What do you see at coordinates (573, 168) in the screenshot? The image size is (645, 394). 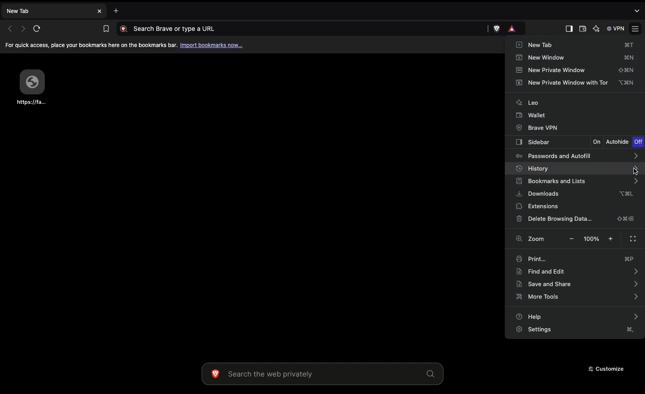 I see `History` at bounding box center [573, 168].